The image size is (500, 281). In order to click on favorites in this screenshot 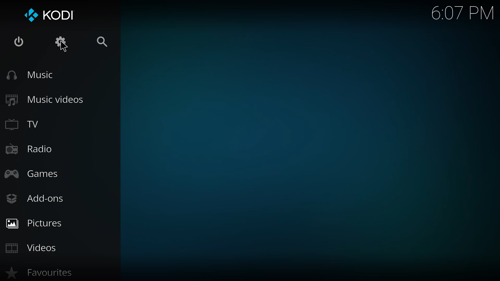, I will do `click(46, 273)`.